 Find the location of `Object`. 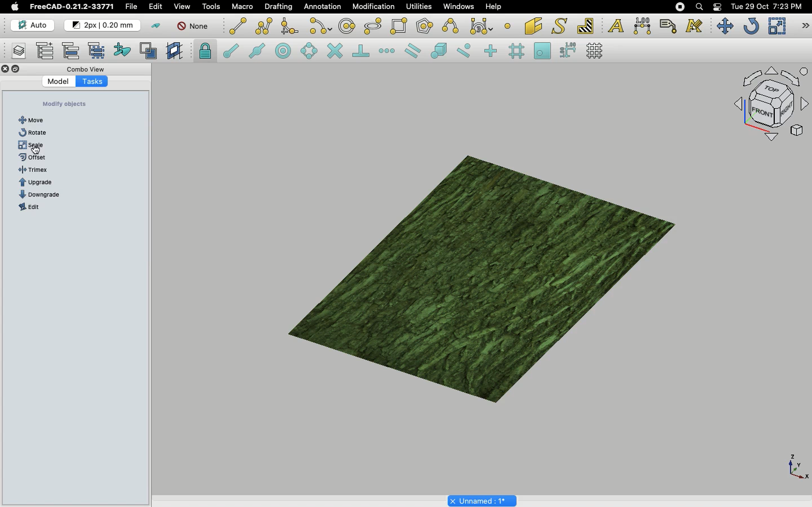

Object is located at coordinates (481, 268).